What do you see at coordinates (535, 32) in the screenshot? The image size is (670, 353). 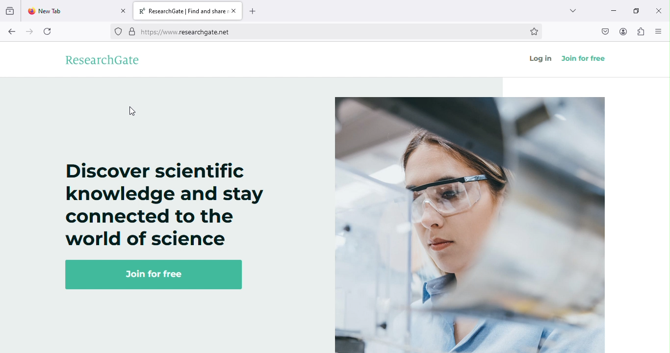 I see `bookmark` at bounding box center [535, 32].